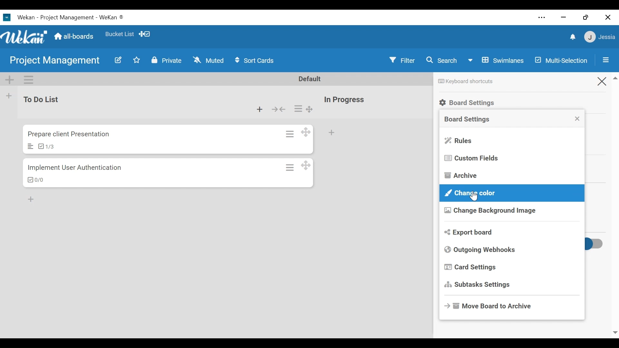 The width and height of the screenshot is (619, 348). Describe the element at coordinates (471, 267) in the screenshot. I see `Card Settings` at that location.